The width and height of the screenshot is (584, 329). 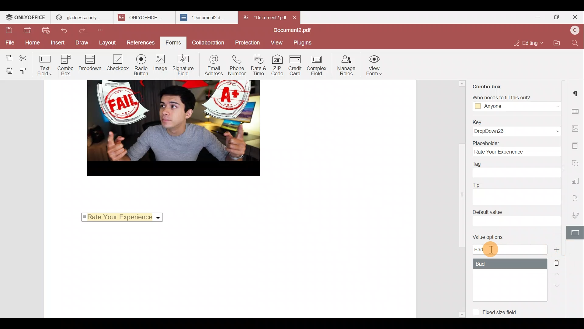 I want to click on Email address, so click(x=213, y=65).